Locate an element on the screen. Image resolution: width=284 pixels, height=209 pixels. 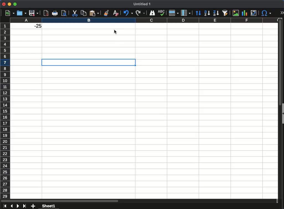
maximize is located at coordinates (15, 4).